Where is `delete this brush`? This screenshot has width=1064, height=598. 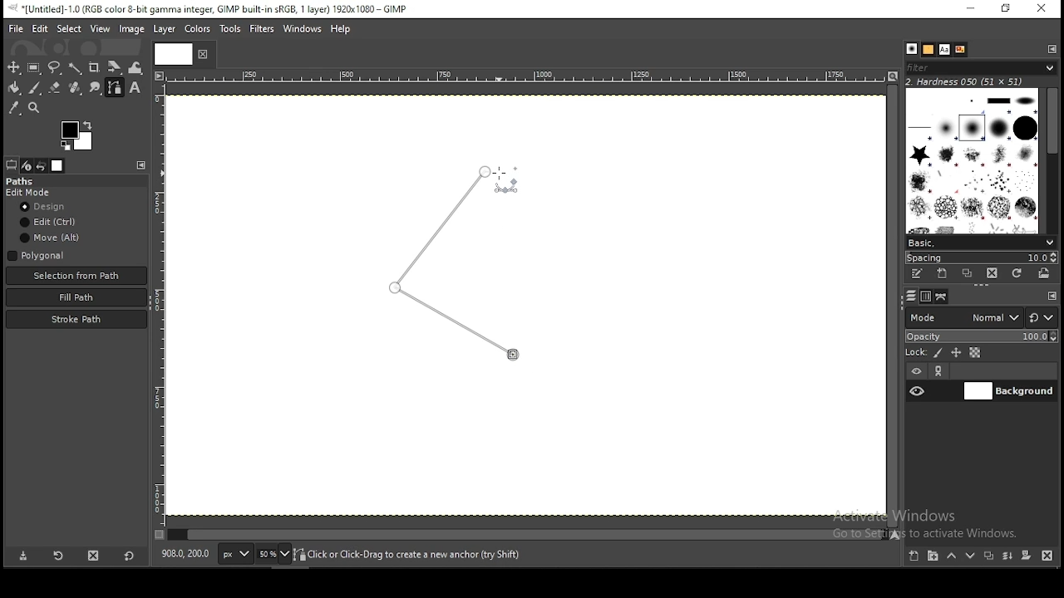 delete this brush is located at coordinates (993, 273).